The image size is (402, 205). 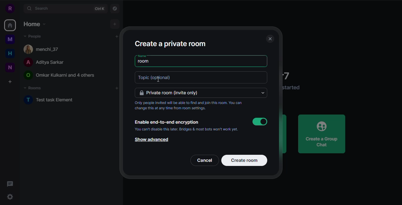 What do you see at coordinates (11, 184) in the screenshot?
I see `threads` at bounding box center [11, 184].